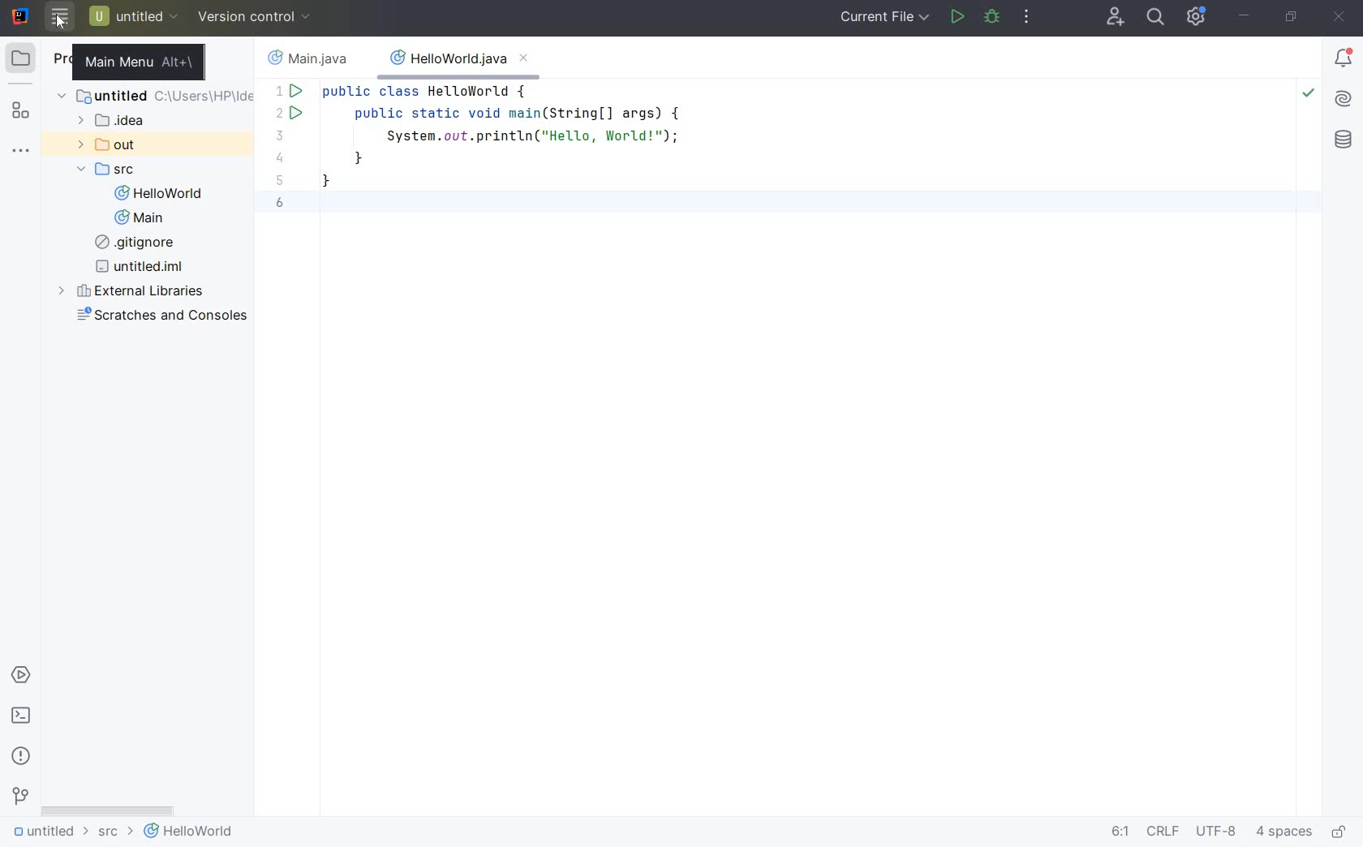  Describe the element at coordinates (726, 153) in the screenshot. I see `CODES` at that location.